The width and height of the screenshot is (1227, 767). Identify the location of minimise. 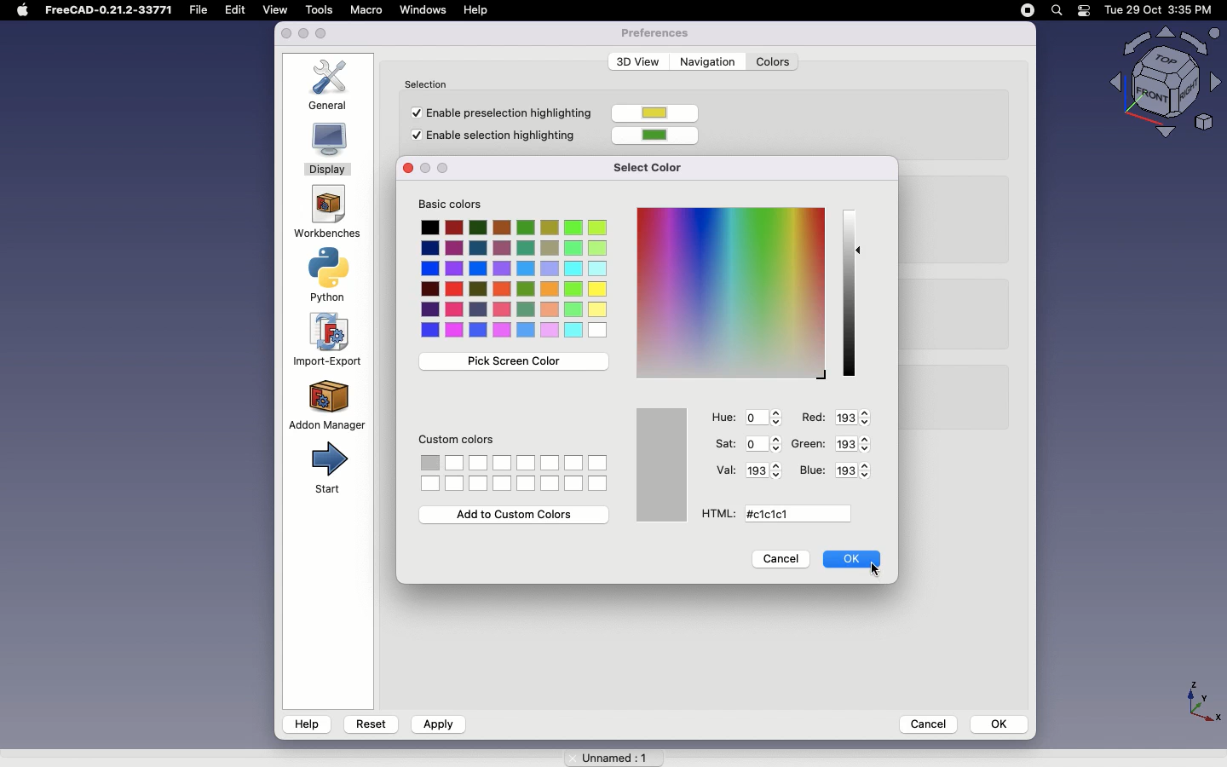
(303, 35).